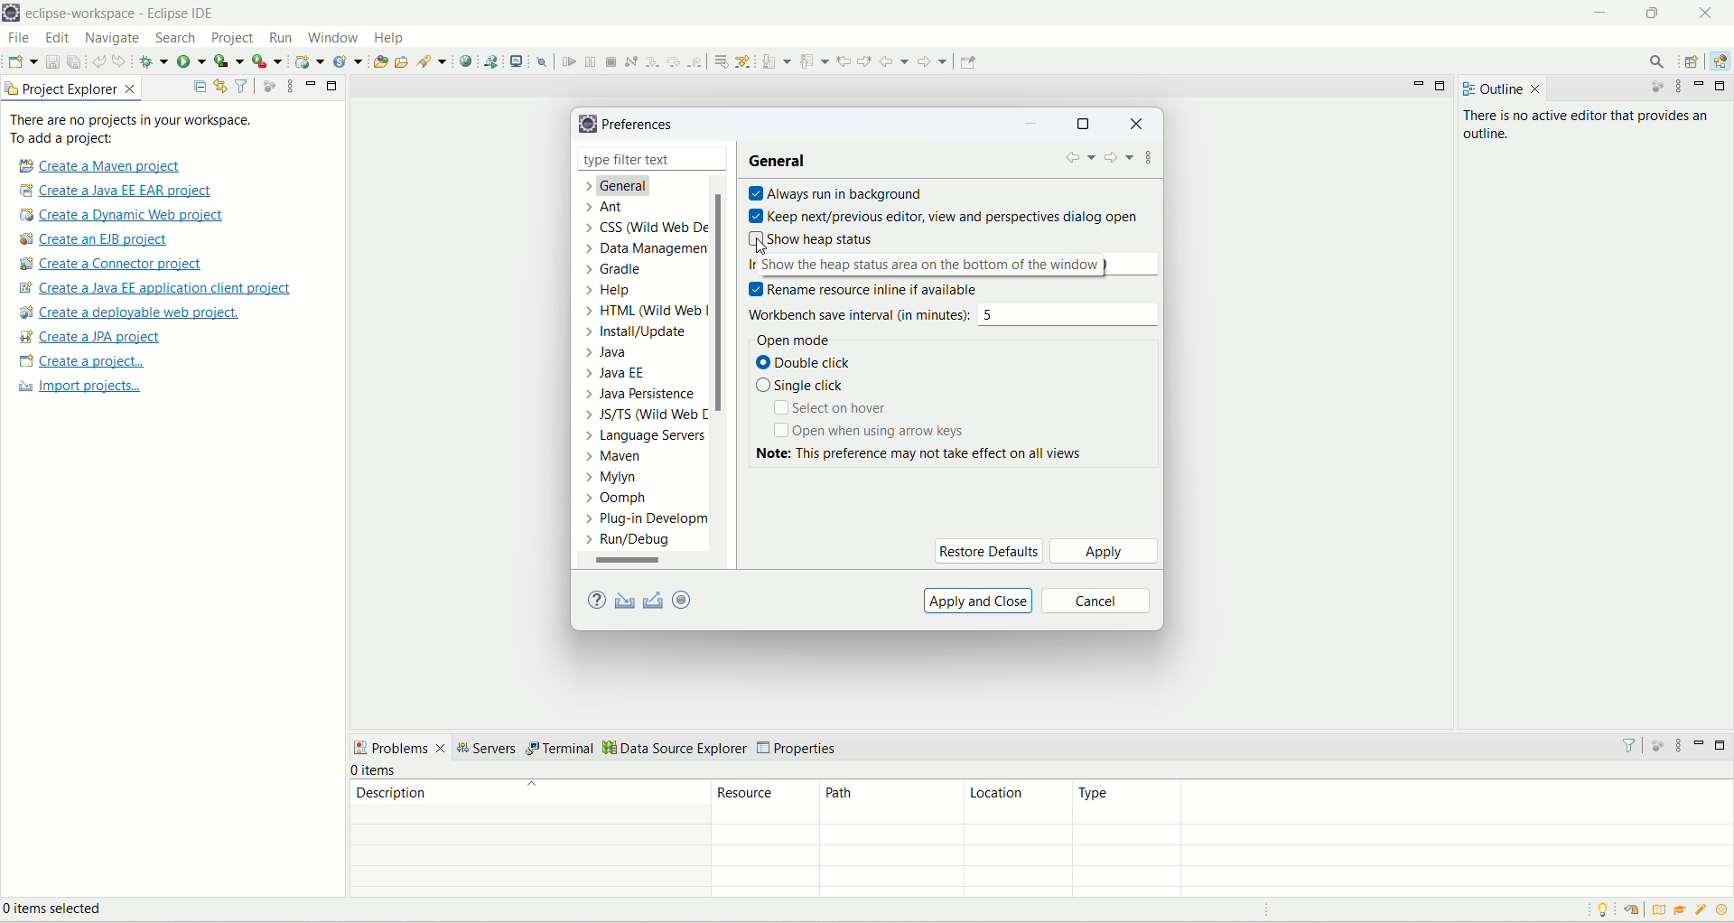 The height and width of the screenshot is (923, 1734). What do you see at coordinates (1034, 126) in the screenshot?
I see `minimize` at bounding box center [1034, 126].